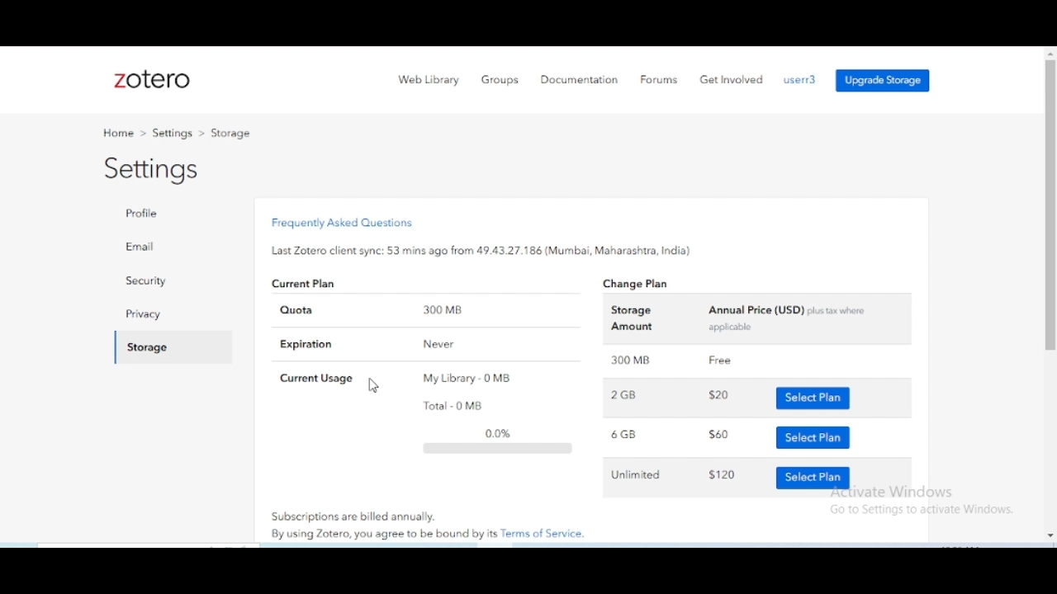  I want to click on quota, so click(300, 309).